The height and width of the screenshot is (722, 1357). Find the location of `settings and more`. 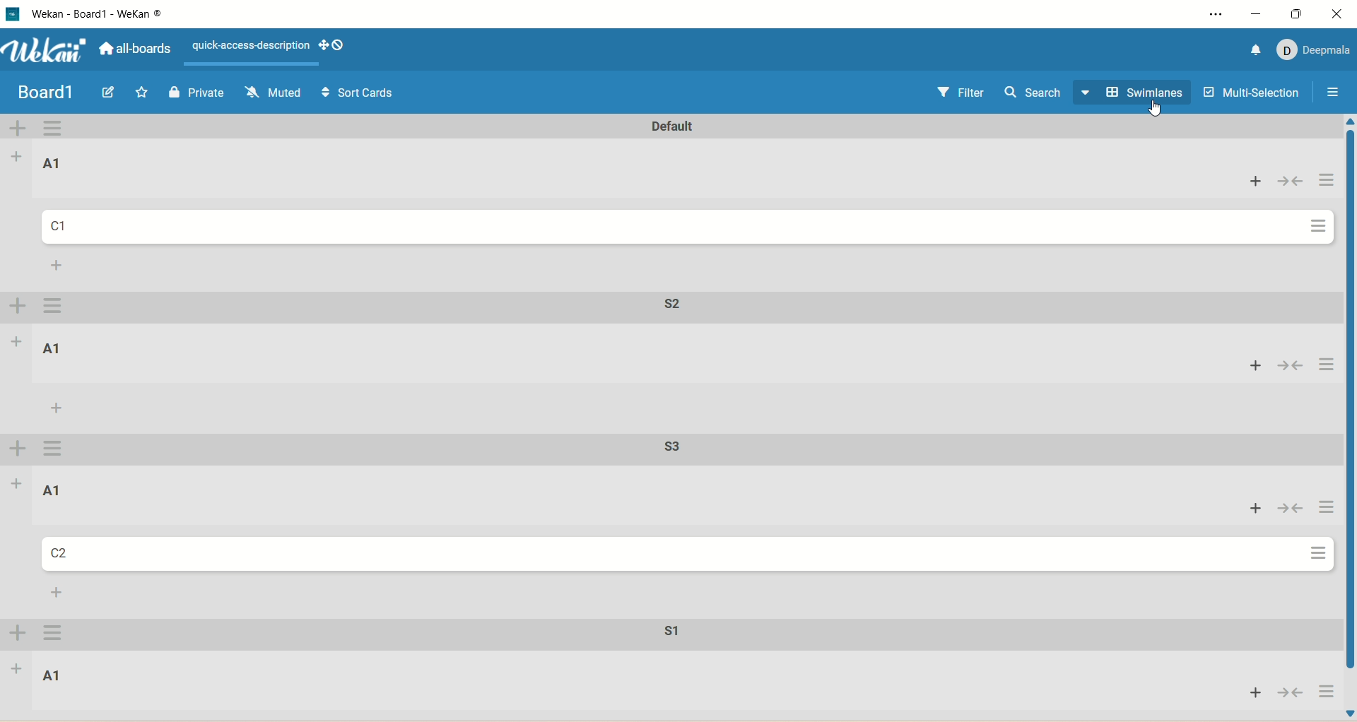

settings and more is located at coordinates (1214, 16).